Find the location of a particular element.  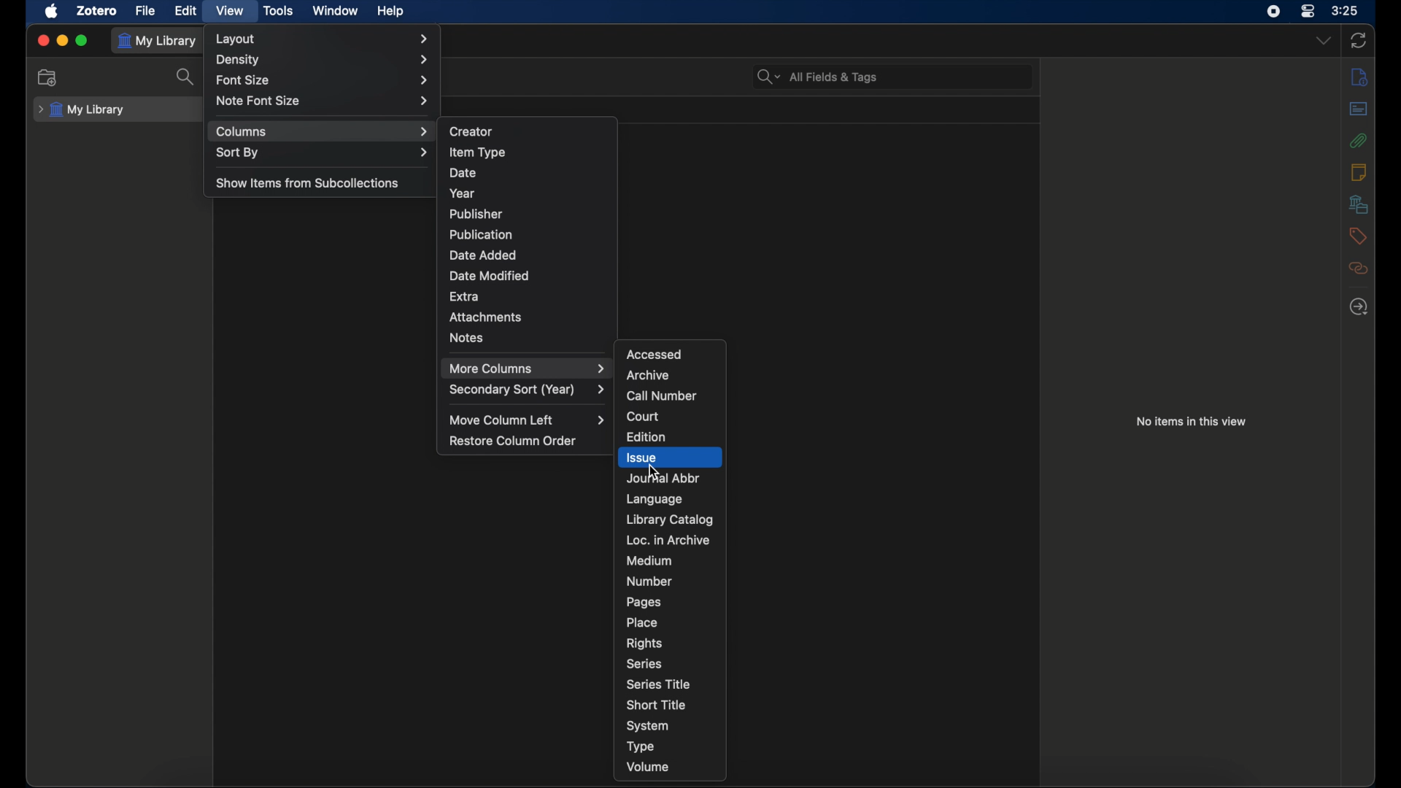

my library is located at coordinates (82, 110).